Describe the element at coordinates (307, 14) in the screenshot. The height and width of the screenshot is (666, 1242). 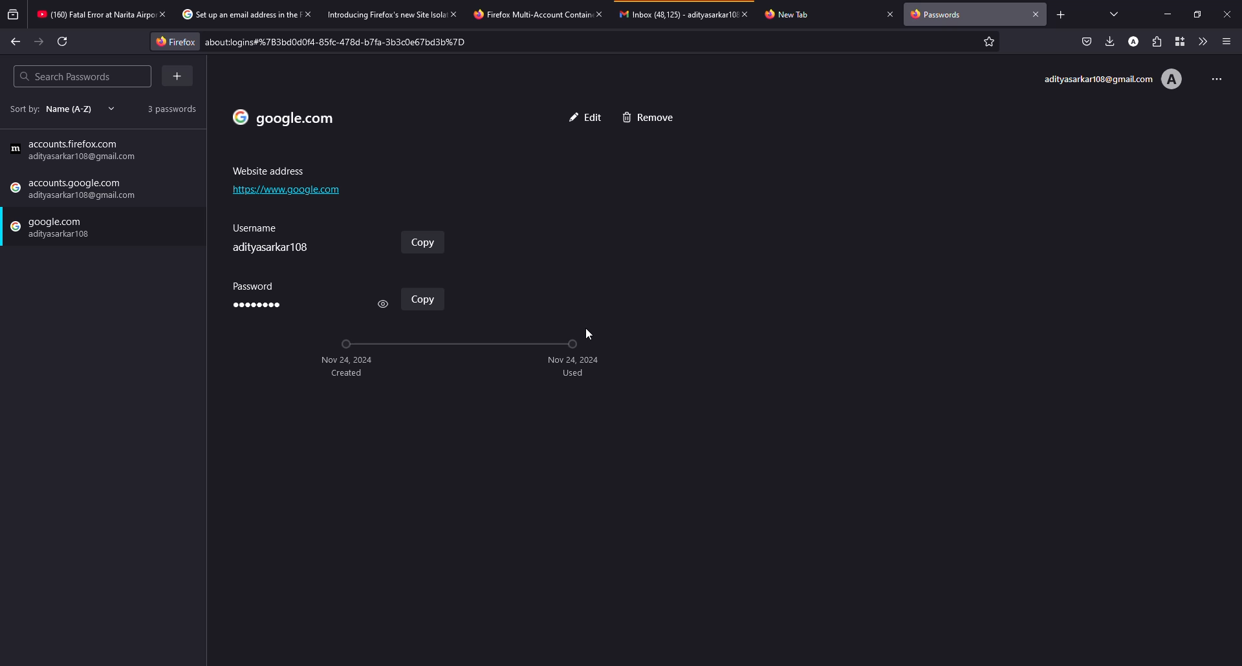
I see `close` at that location.